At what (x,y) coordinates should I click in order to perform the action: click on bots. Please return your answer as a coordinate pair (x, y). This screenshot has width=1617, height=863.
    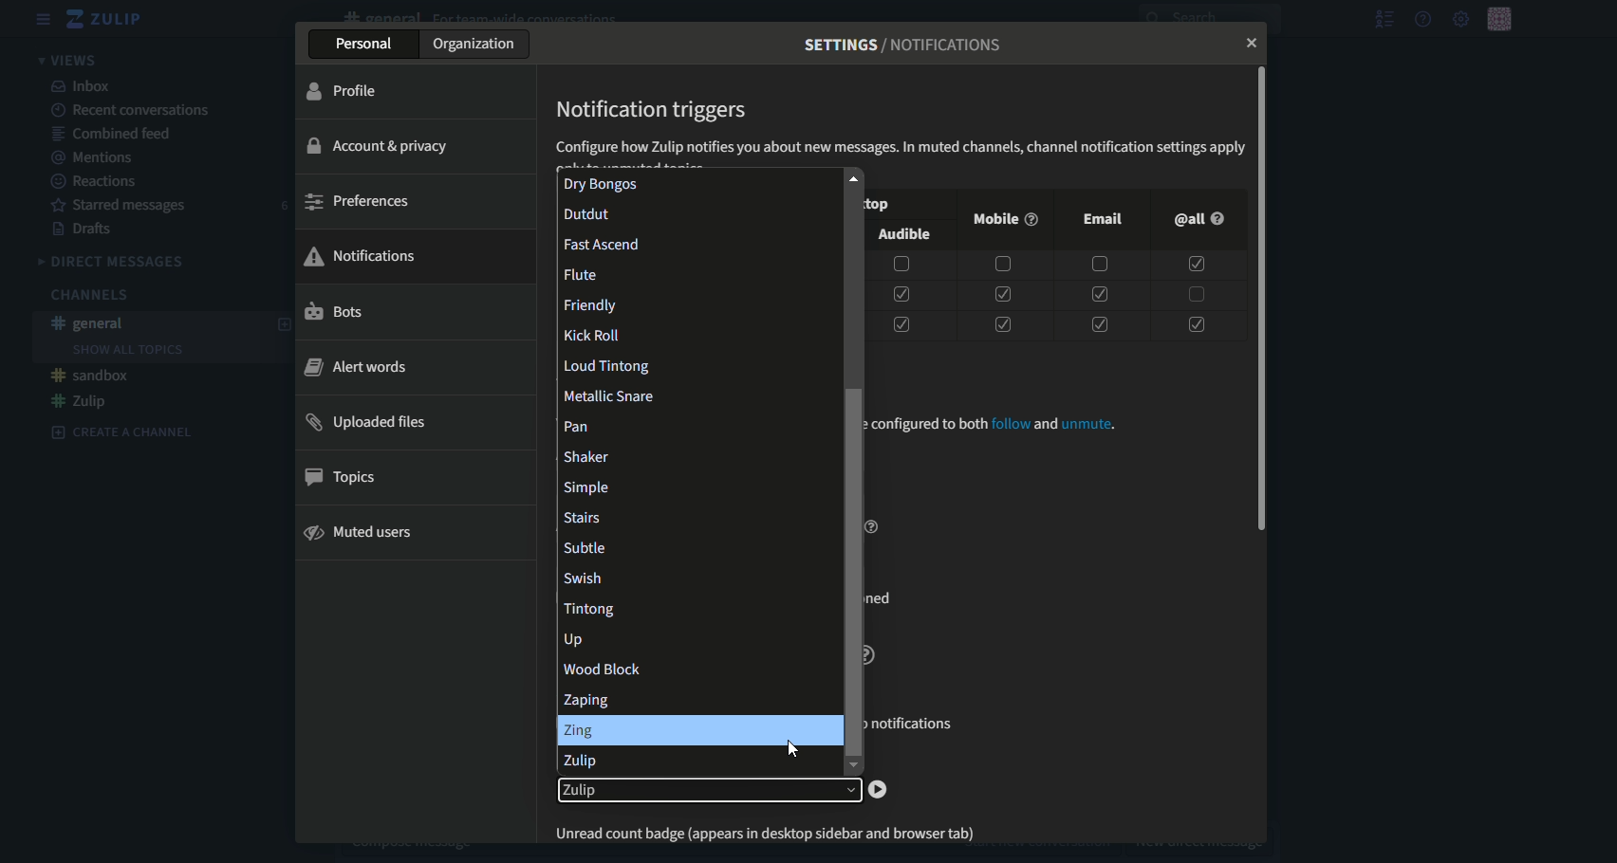
    Looking at the image, I should click on (335, 313).